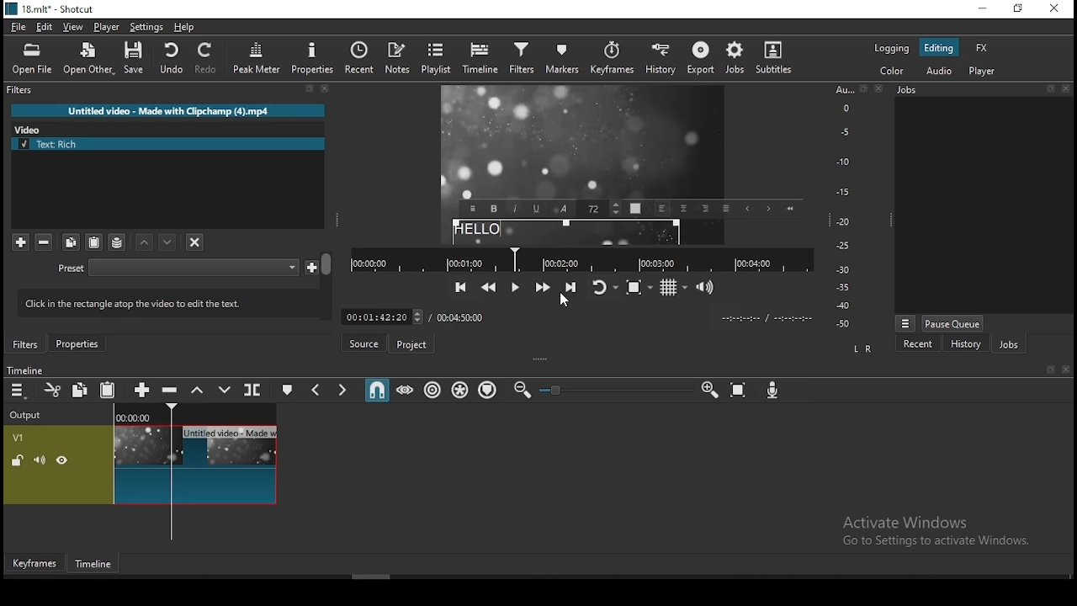 This screenshot has height=606, width=1077. Describe the element at coordinates (747, 209) in the screenshot. I see `Previous` at that location.